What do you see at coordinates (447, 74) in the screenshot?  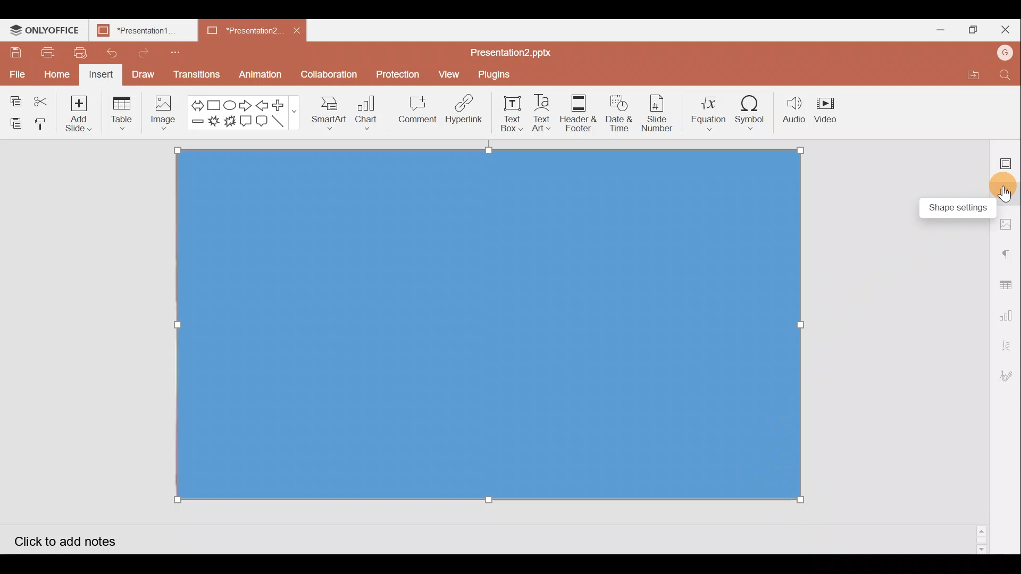 I see `View` at bounding box center [447, 74].